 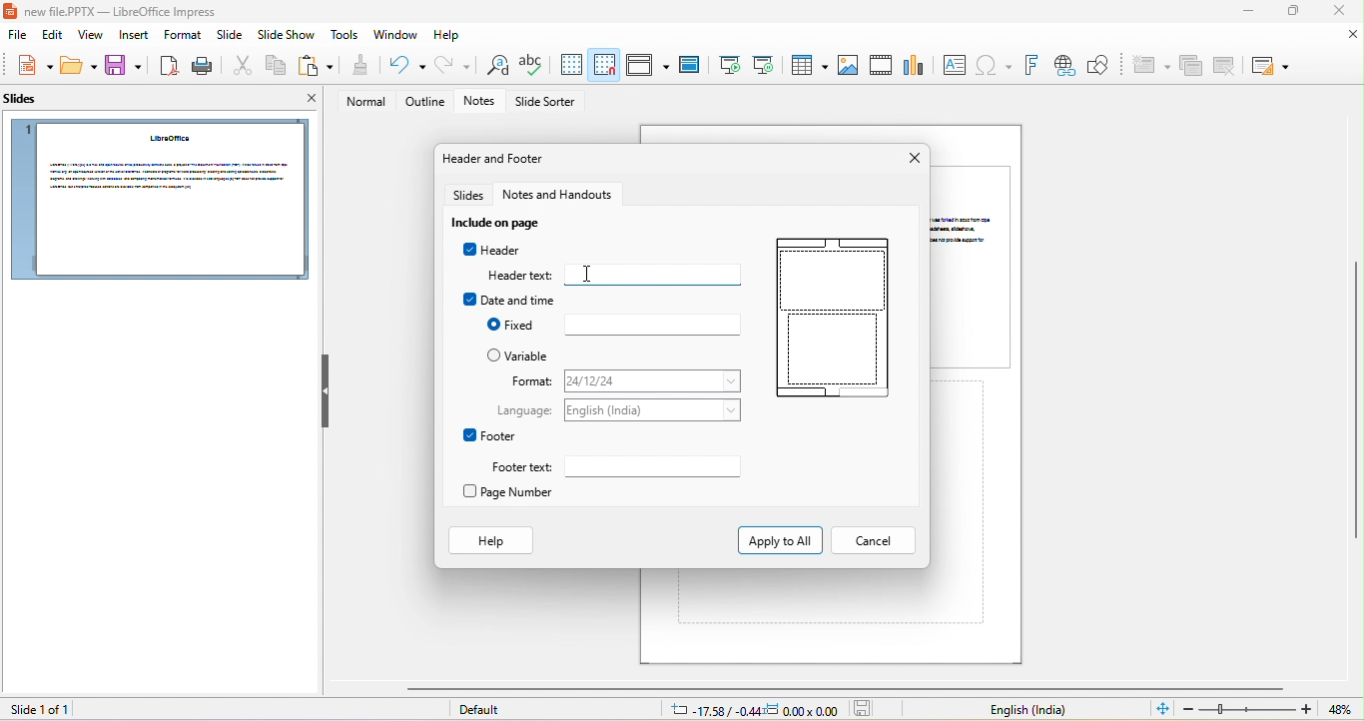 I want to click on click here to add notes, so click(x=961, y=503).